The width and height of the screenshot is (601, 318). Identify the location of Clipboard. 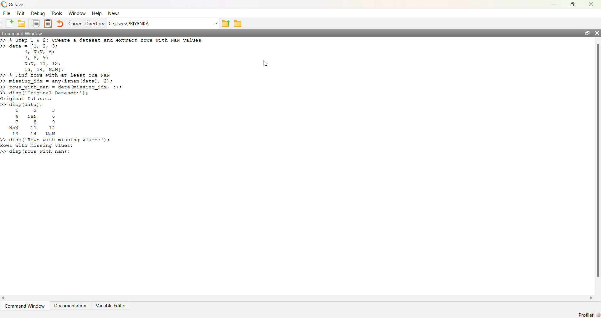
(48, 23).